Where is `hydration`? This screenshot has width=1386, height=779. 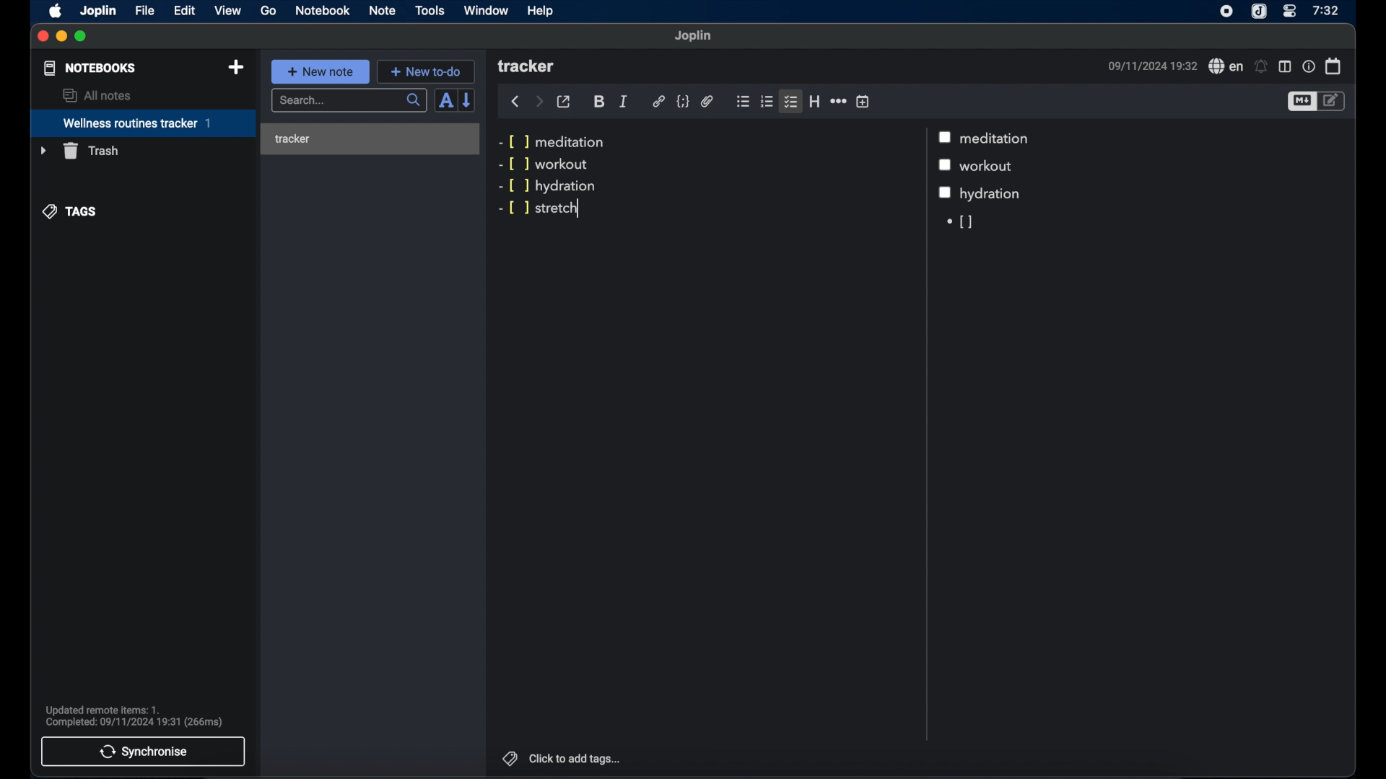 hydration is located at coordinates (993, 195).